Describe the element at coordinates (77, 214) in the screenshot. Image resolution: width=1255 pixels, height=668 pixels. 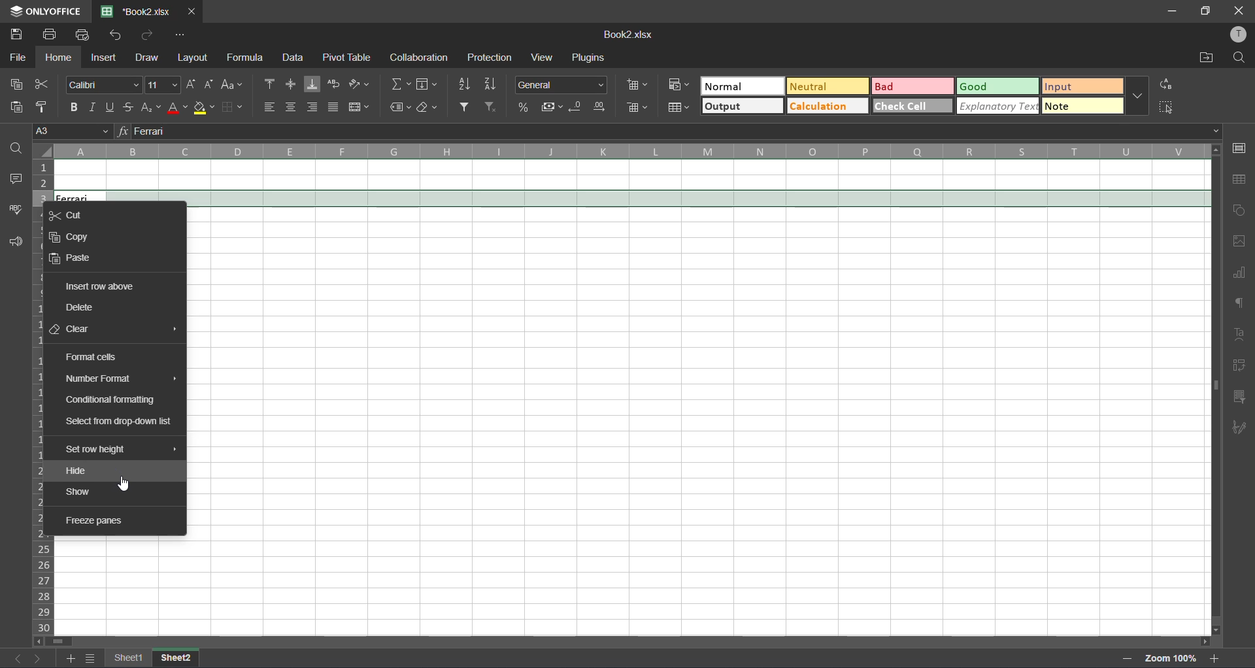
I see `cut` at that location.